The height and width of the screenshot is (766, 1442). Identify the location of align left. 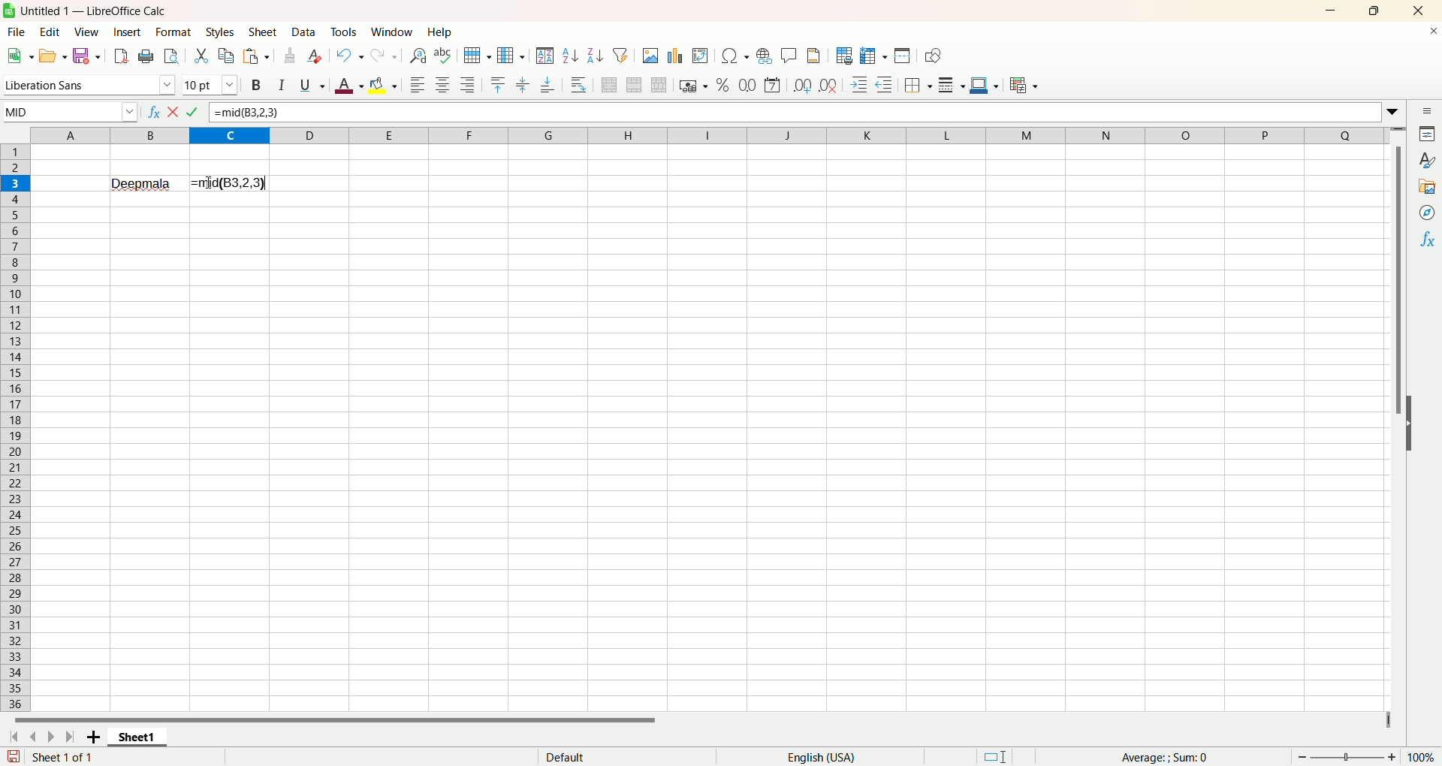
(418, 86).